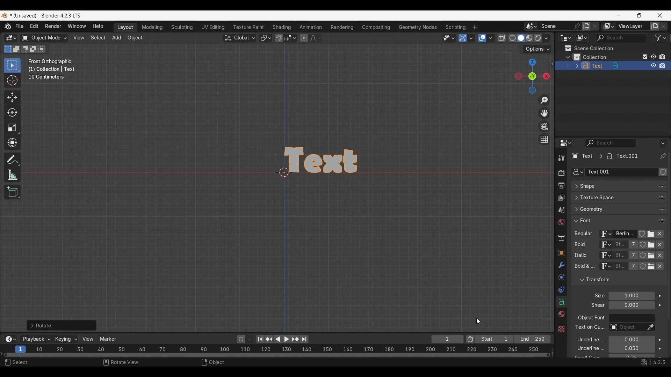  I want to click on Underline position, so click(632, 340).